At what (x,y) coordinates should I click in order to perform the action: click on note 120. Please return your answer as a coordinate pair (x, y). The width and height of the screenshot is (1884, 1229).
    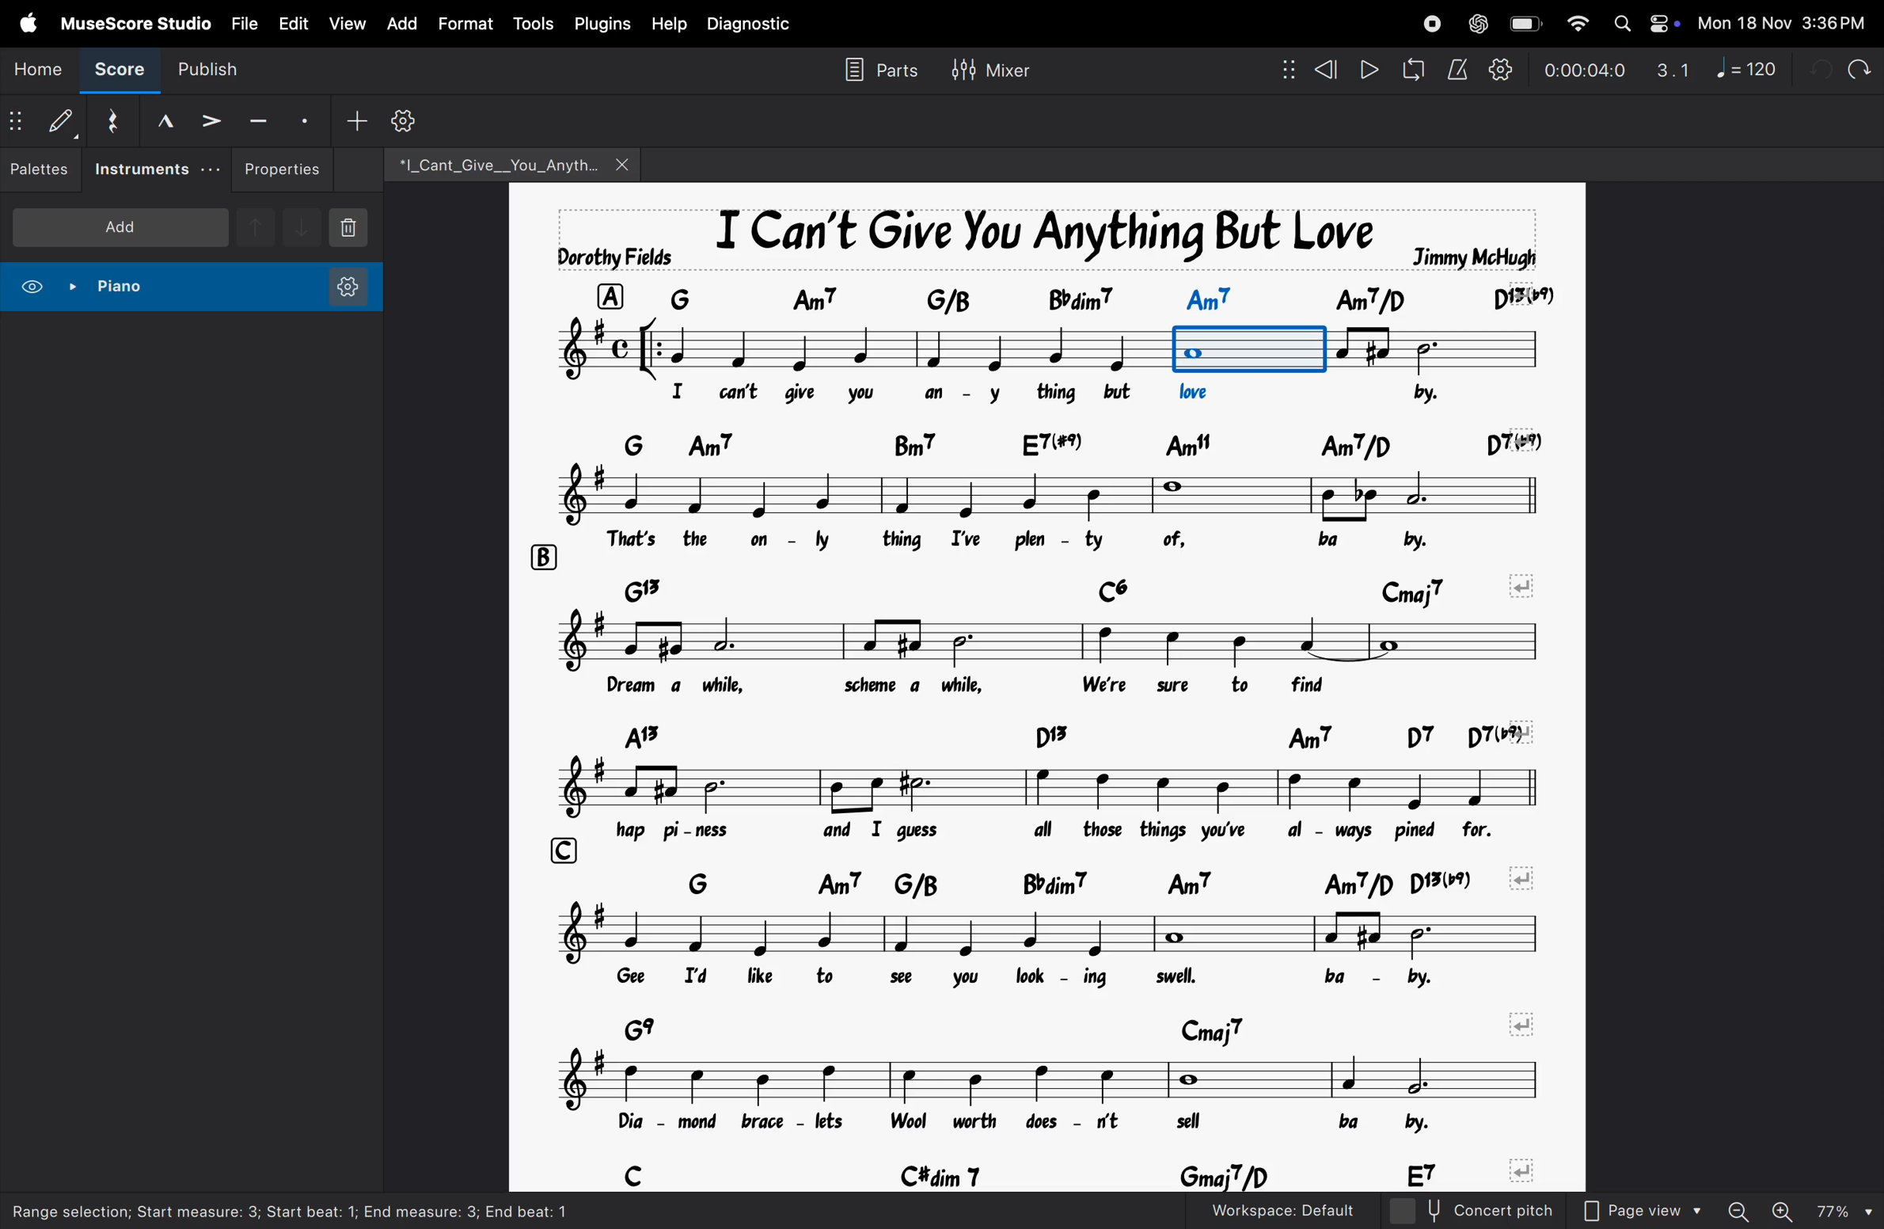
    Looking at the image, I should click on (1743, 66).